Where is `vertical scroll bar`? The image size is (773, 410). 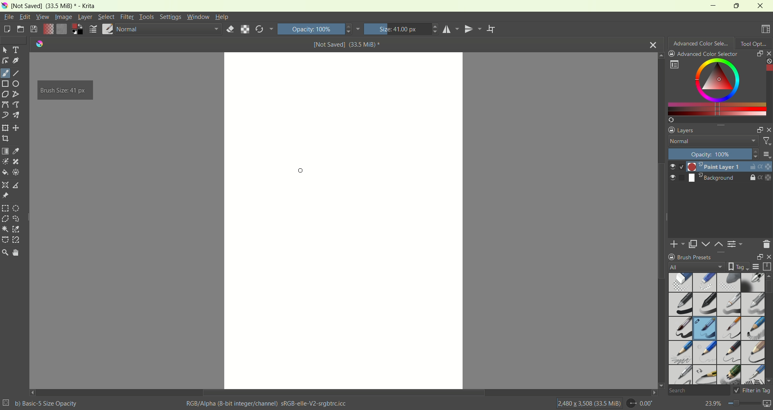
vertical scroll bar is located at coordinates (768, 86).